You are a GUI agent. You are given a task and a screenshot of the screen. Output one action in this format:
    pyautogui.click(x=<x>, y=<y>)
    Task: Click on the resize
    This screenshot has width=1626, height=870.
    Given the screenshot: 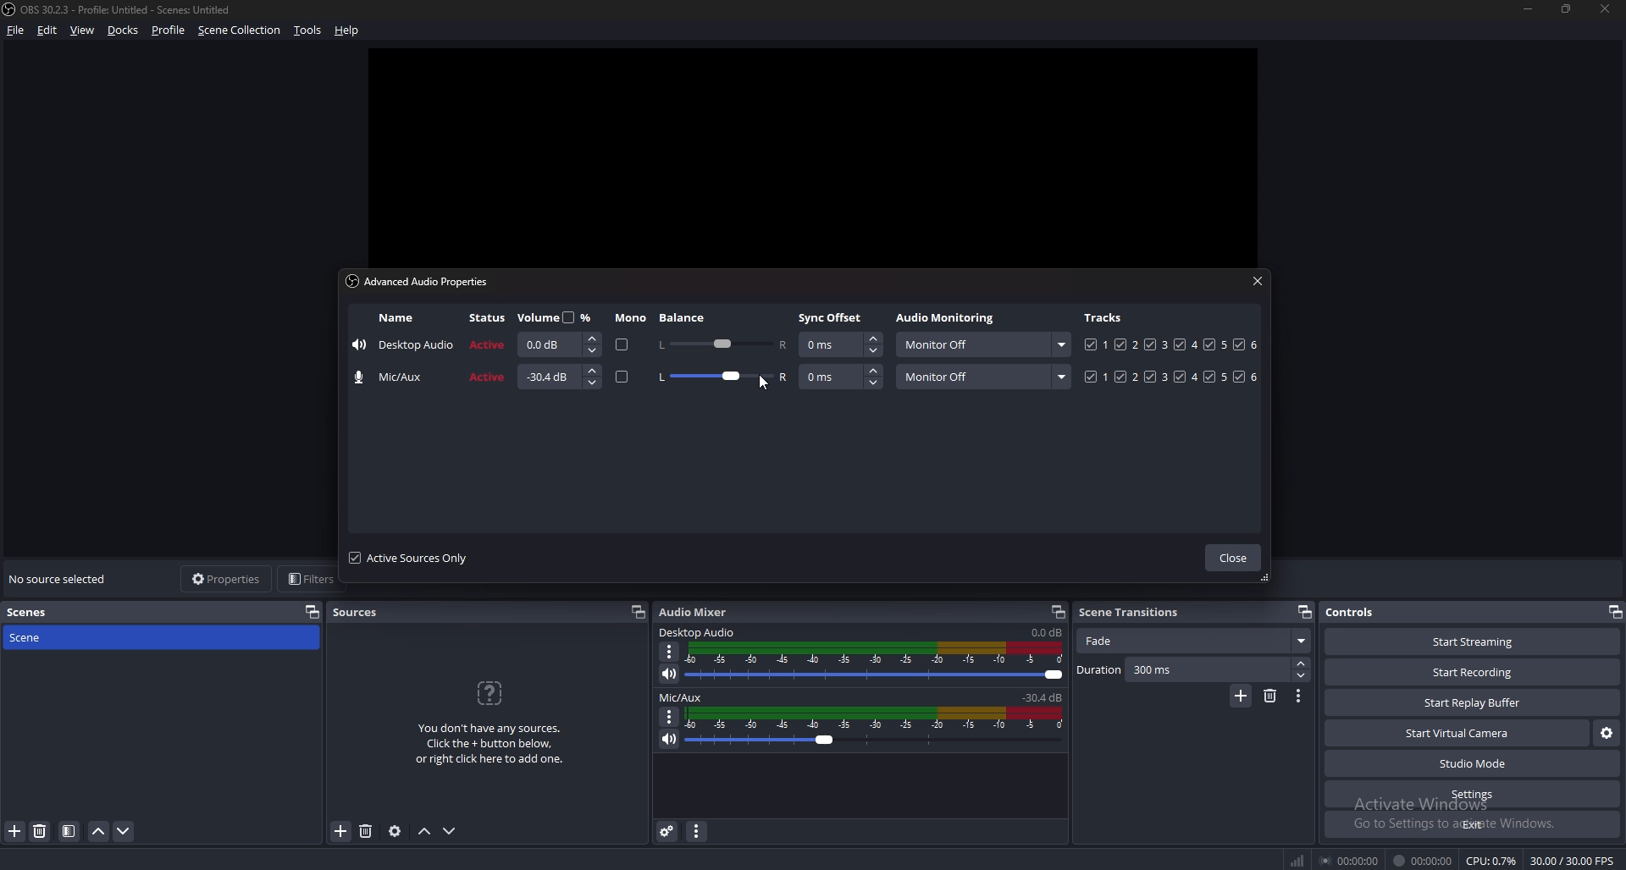 What is the action you would take?
    pyautogui.click(x=1568, y=9)
    